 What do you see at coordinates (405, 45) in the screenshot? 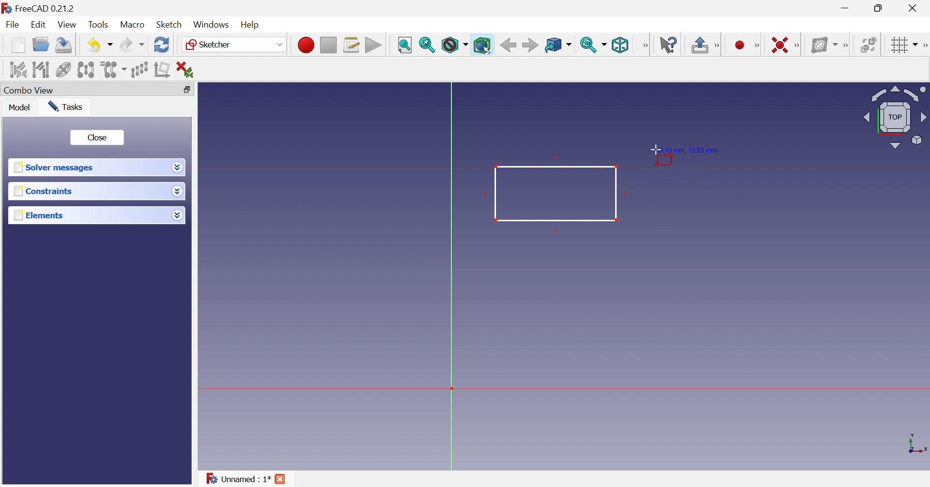
I see `Fit all` at bounding box center [405, 45].